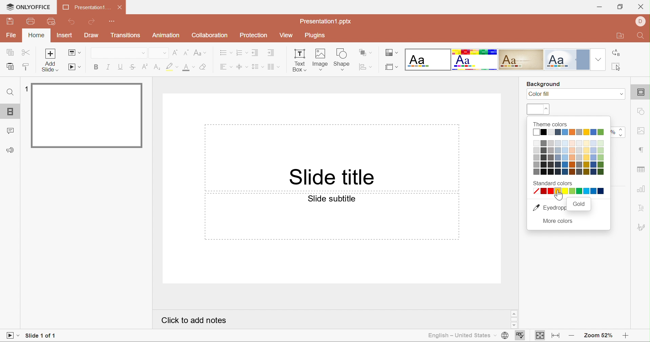 The image size is (650, 342). What do you see at coordinates (242, 68) in the screenshot?
I see `Vertical Align` at bounding box center [242, 68].